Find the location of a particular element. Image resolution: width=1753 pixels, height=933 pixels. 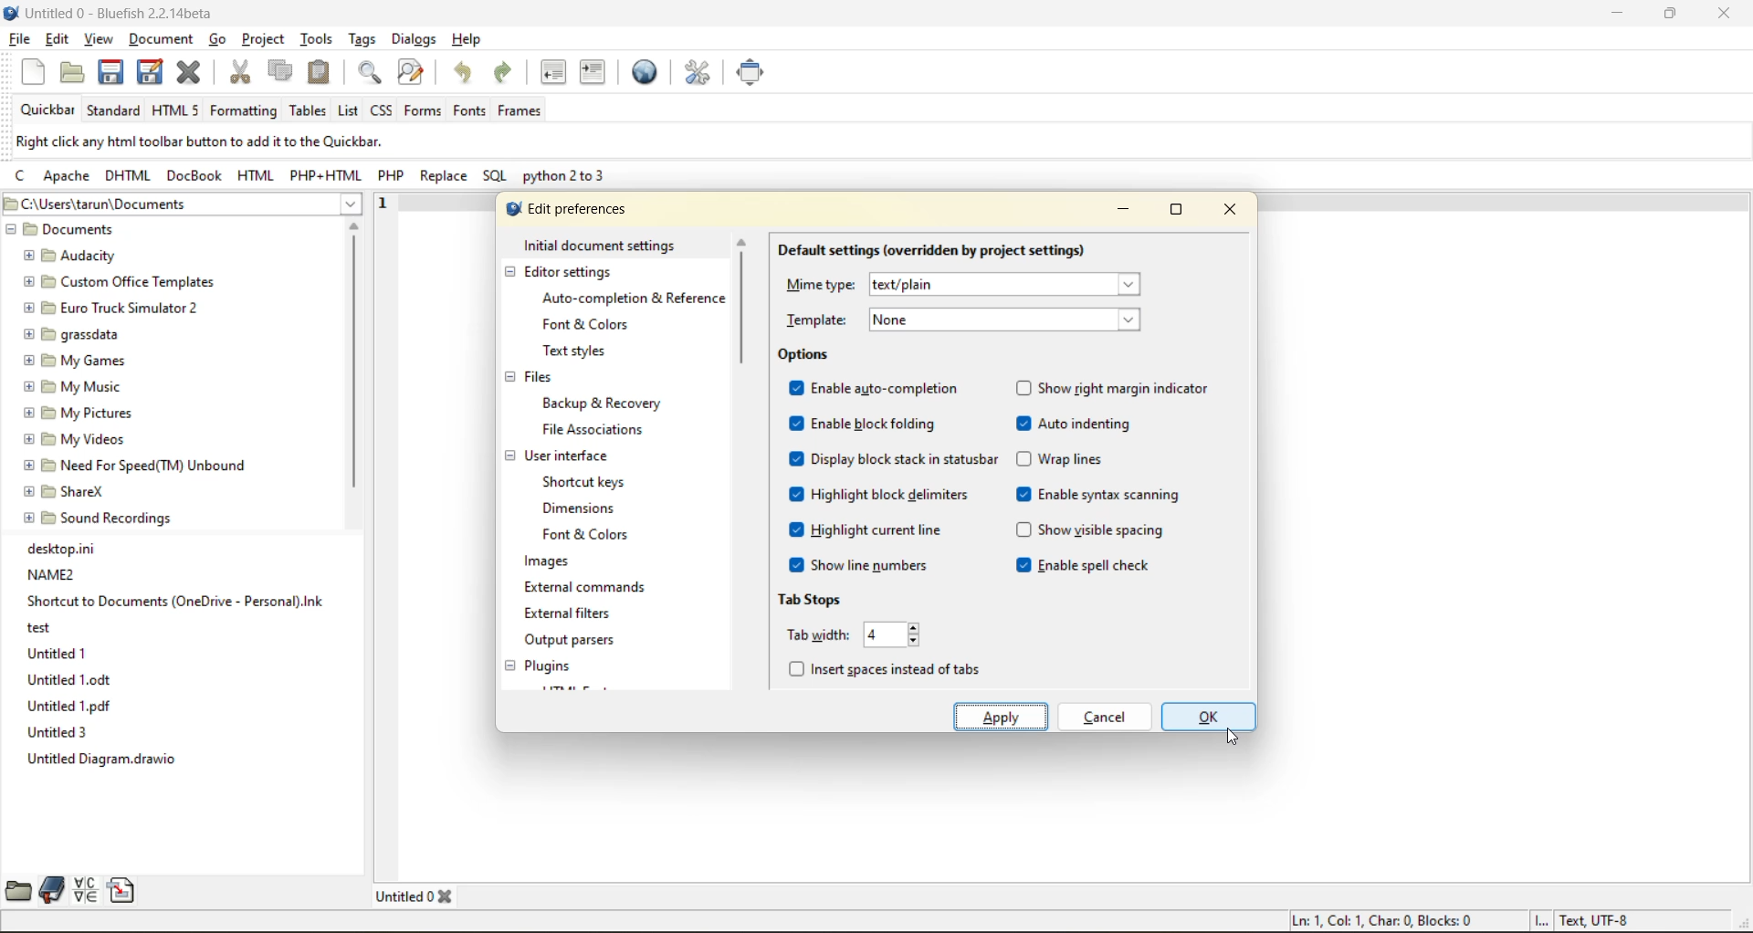

project is located at coordinates (264, 38).